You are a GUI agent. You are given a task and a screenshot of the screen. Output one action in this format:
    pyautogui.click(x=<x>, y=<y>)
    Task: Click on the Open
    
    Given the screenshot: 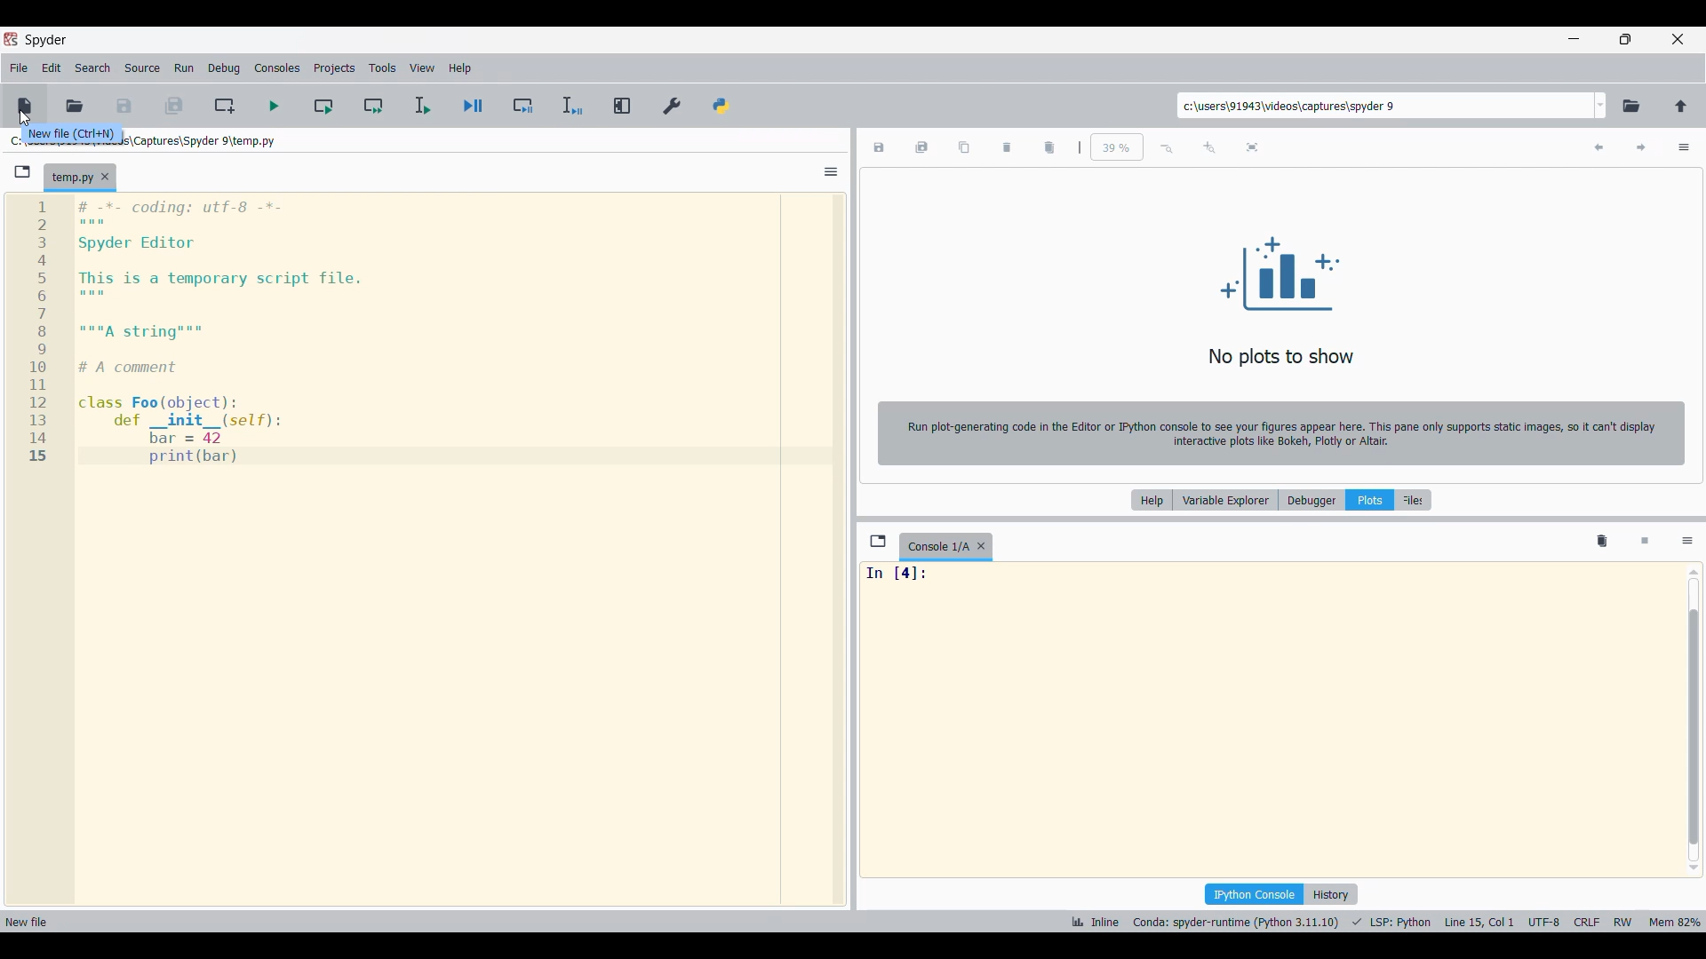 What is the action you would take?
    pyautogui.click(x=75, y=104)
    